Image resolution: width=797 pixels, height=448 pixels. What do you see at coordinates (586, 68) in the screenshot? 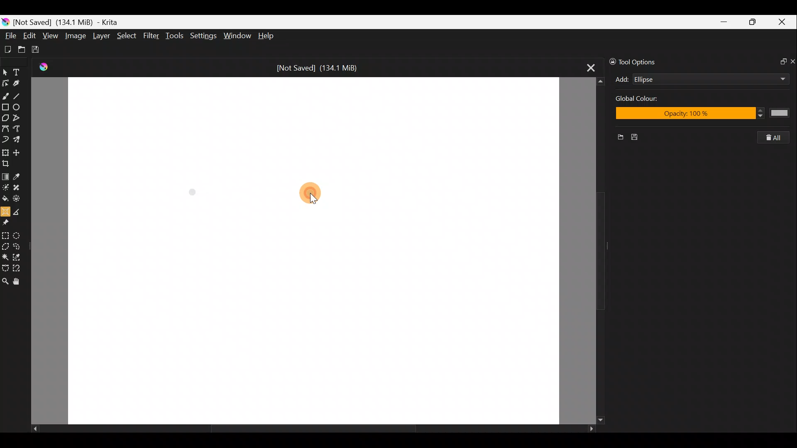
I see `Close tab` at bounding box center [586, 68].